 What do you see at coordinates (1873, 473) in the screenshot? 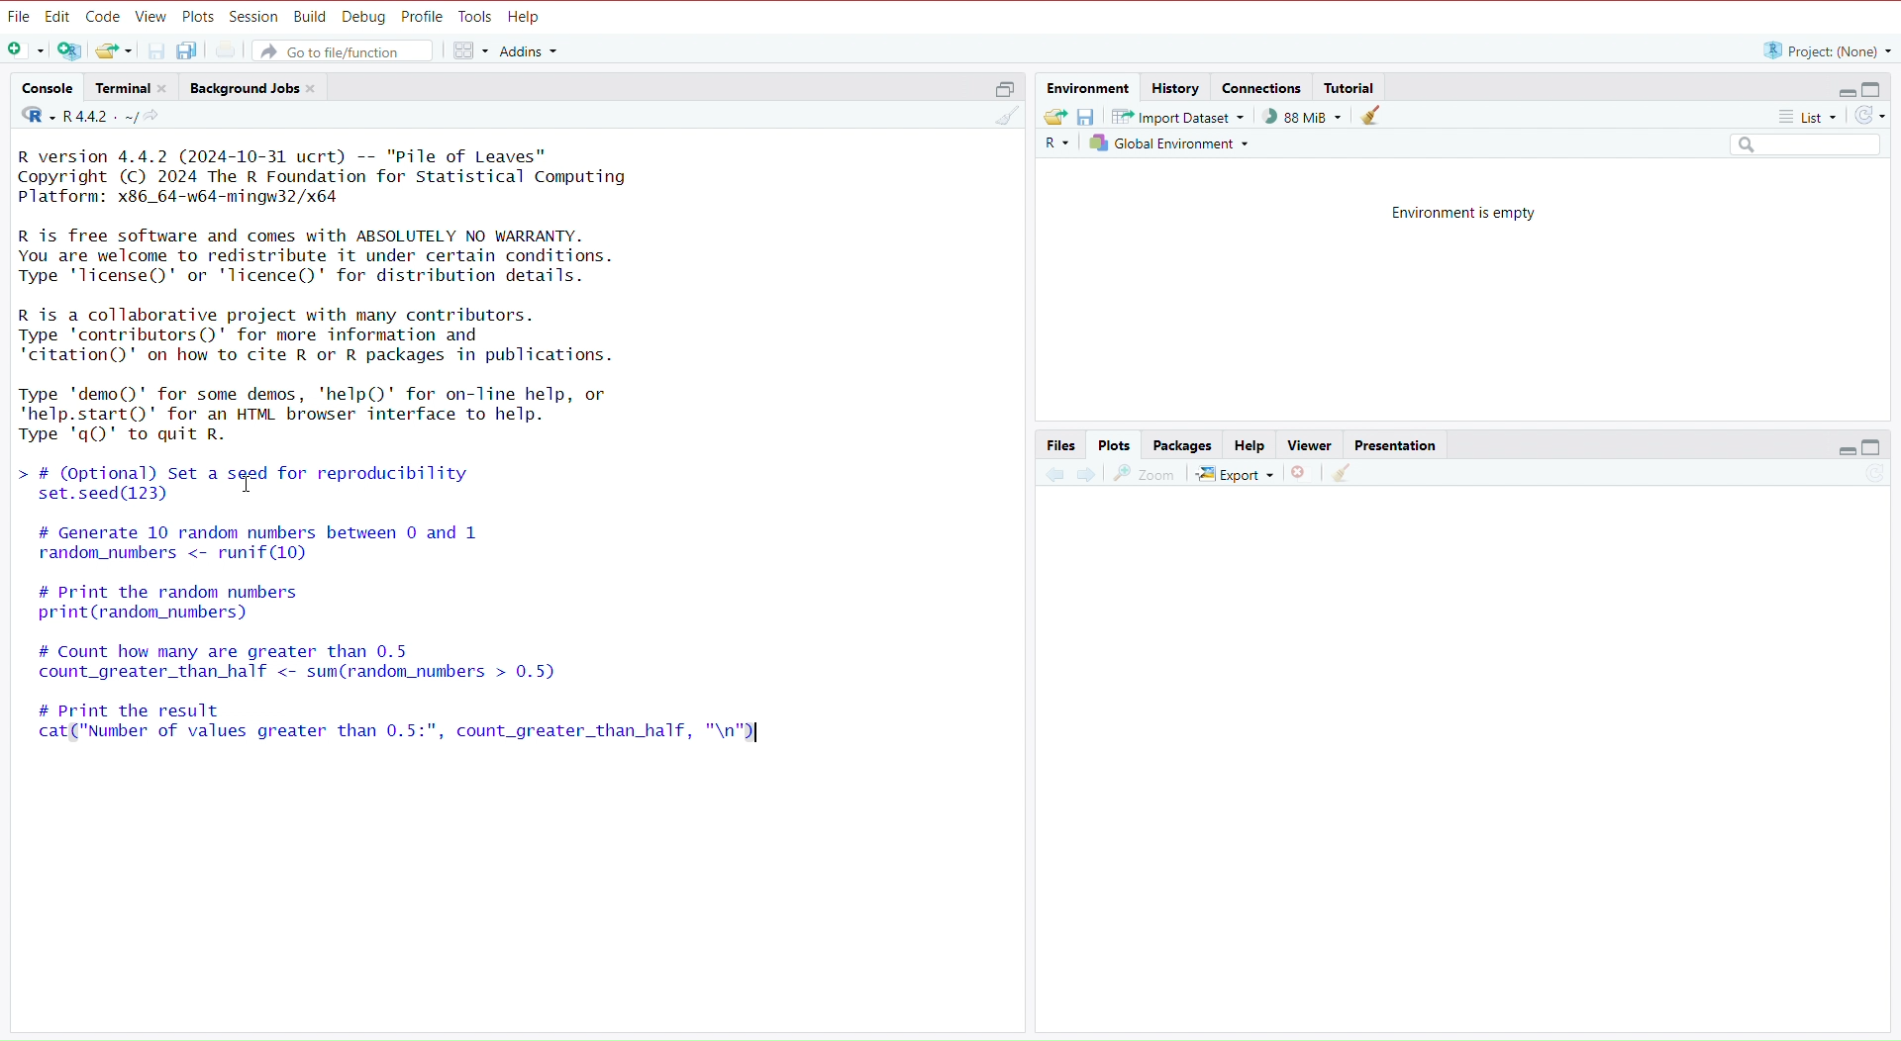
I see `Refresh list` at bounding box center [1873, 473].